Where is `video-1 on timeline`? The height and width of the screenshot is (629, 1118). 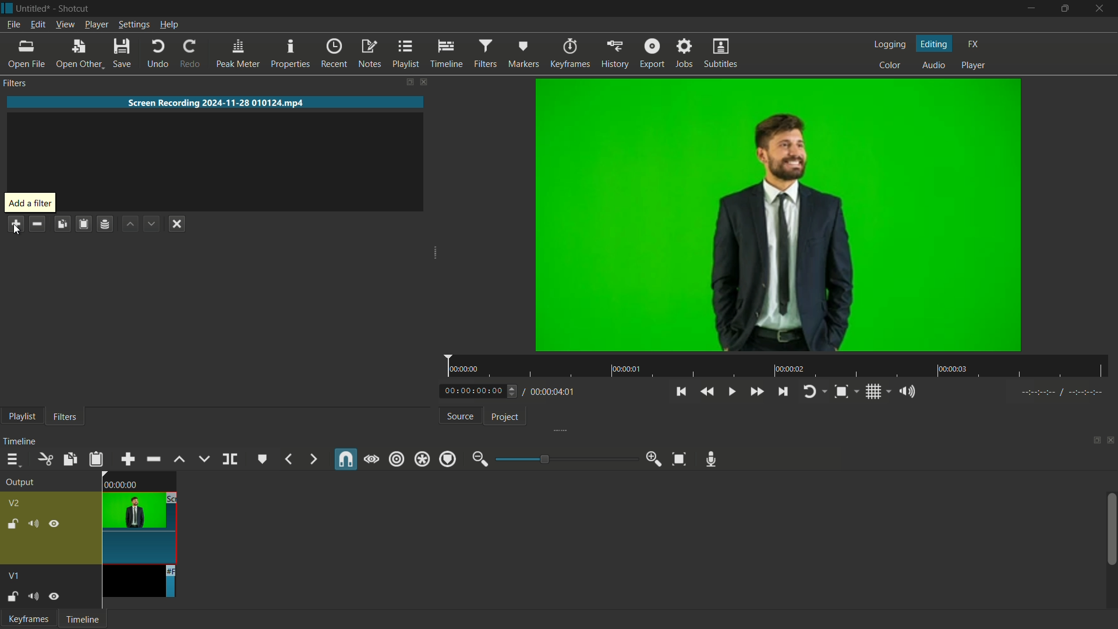 video-1 on timeline is located at coordinates (137, 582).